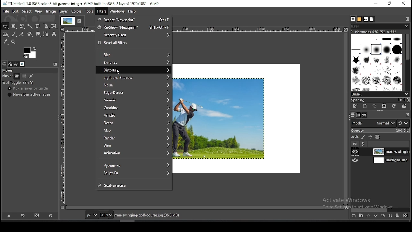 This screenshot has height=232, width=412. I want to click on add a mask, so click(398, 216).